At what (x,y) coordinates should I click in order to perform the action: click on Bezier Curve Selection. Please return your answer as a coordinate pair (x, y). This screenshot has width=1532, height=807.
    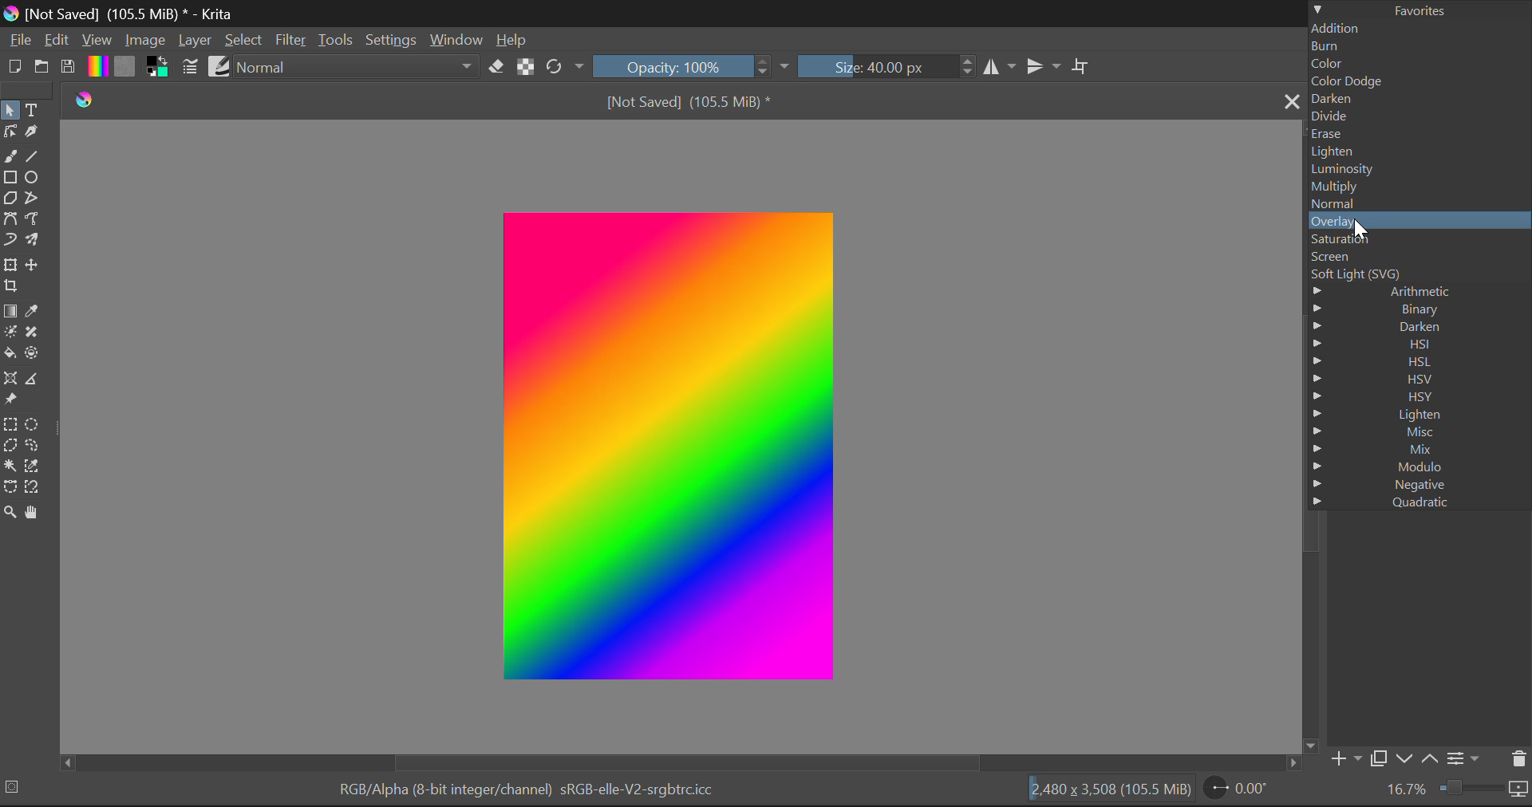
    Looking at the image, I should click on (10, 490).